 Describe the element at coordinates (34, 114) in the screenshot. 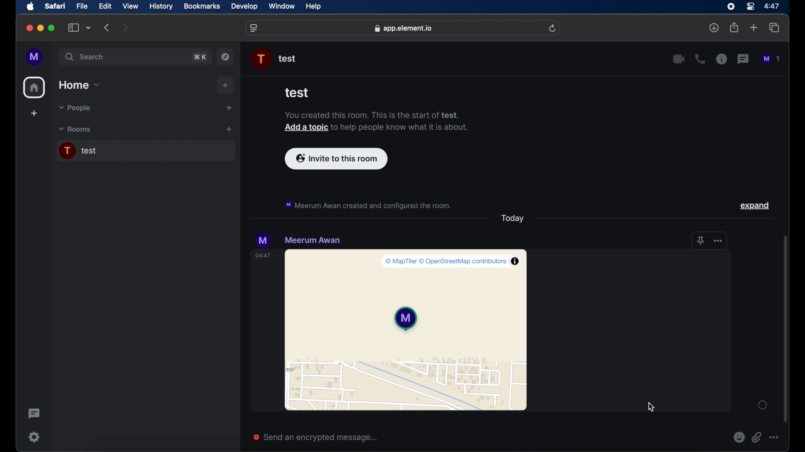

I see `add` at that location.